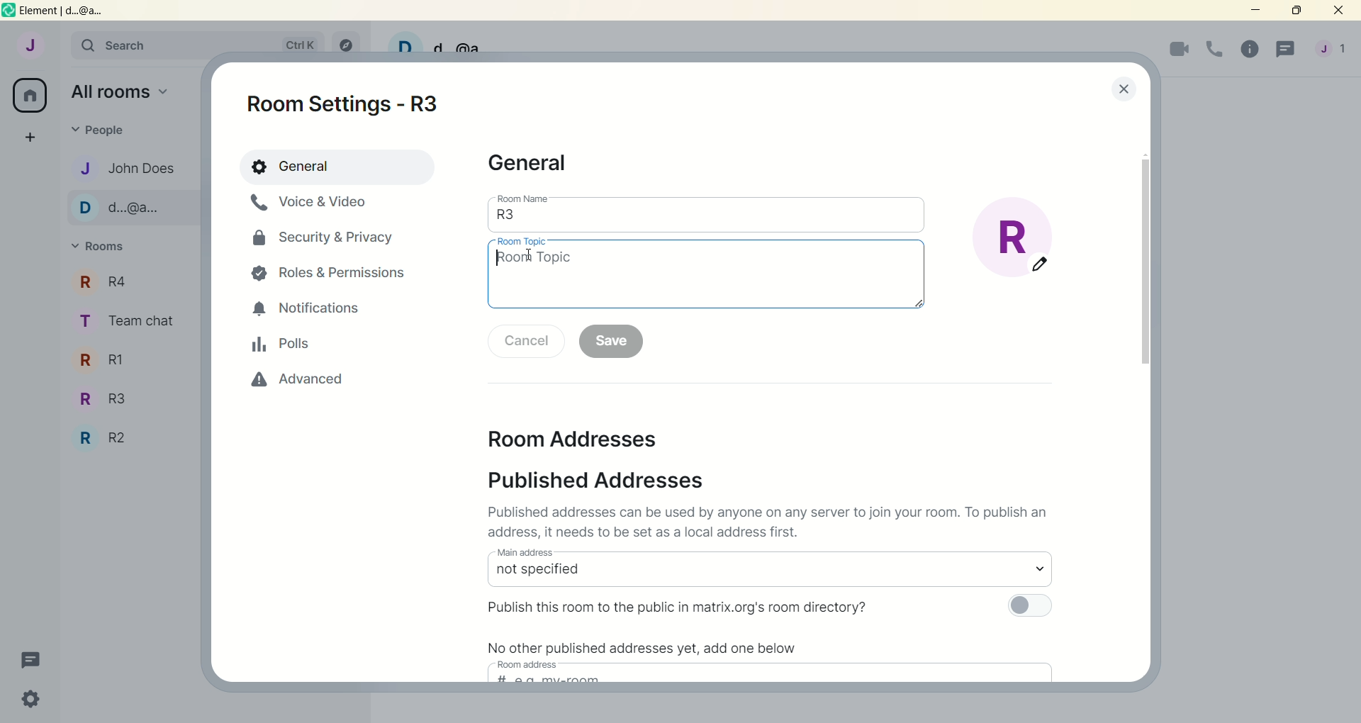 The image size is (1361, 723). I want to click on main address, so click(523, 553).